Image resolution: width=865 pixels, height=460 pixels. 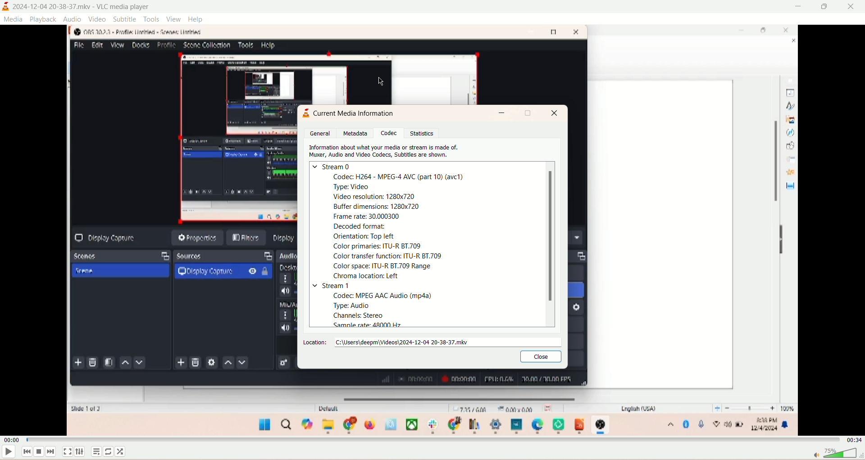 I want to click on title, so click(x=82, y=7).